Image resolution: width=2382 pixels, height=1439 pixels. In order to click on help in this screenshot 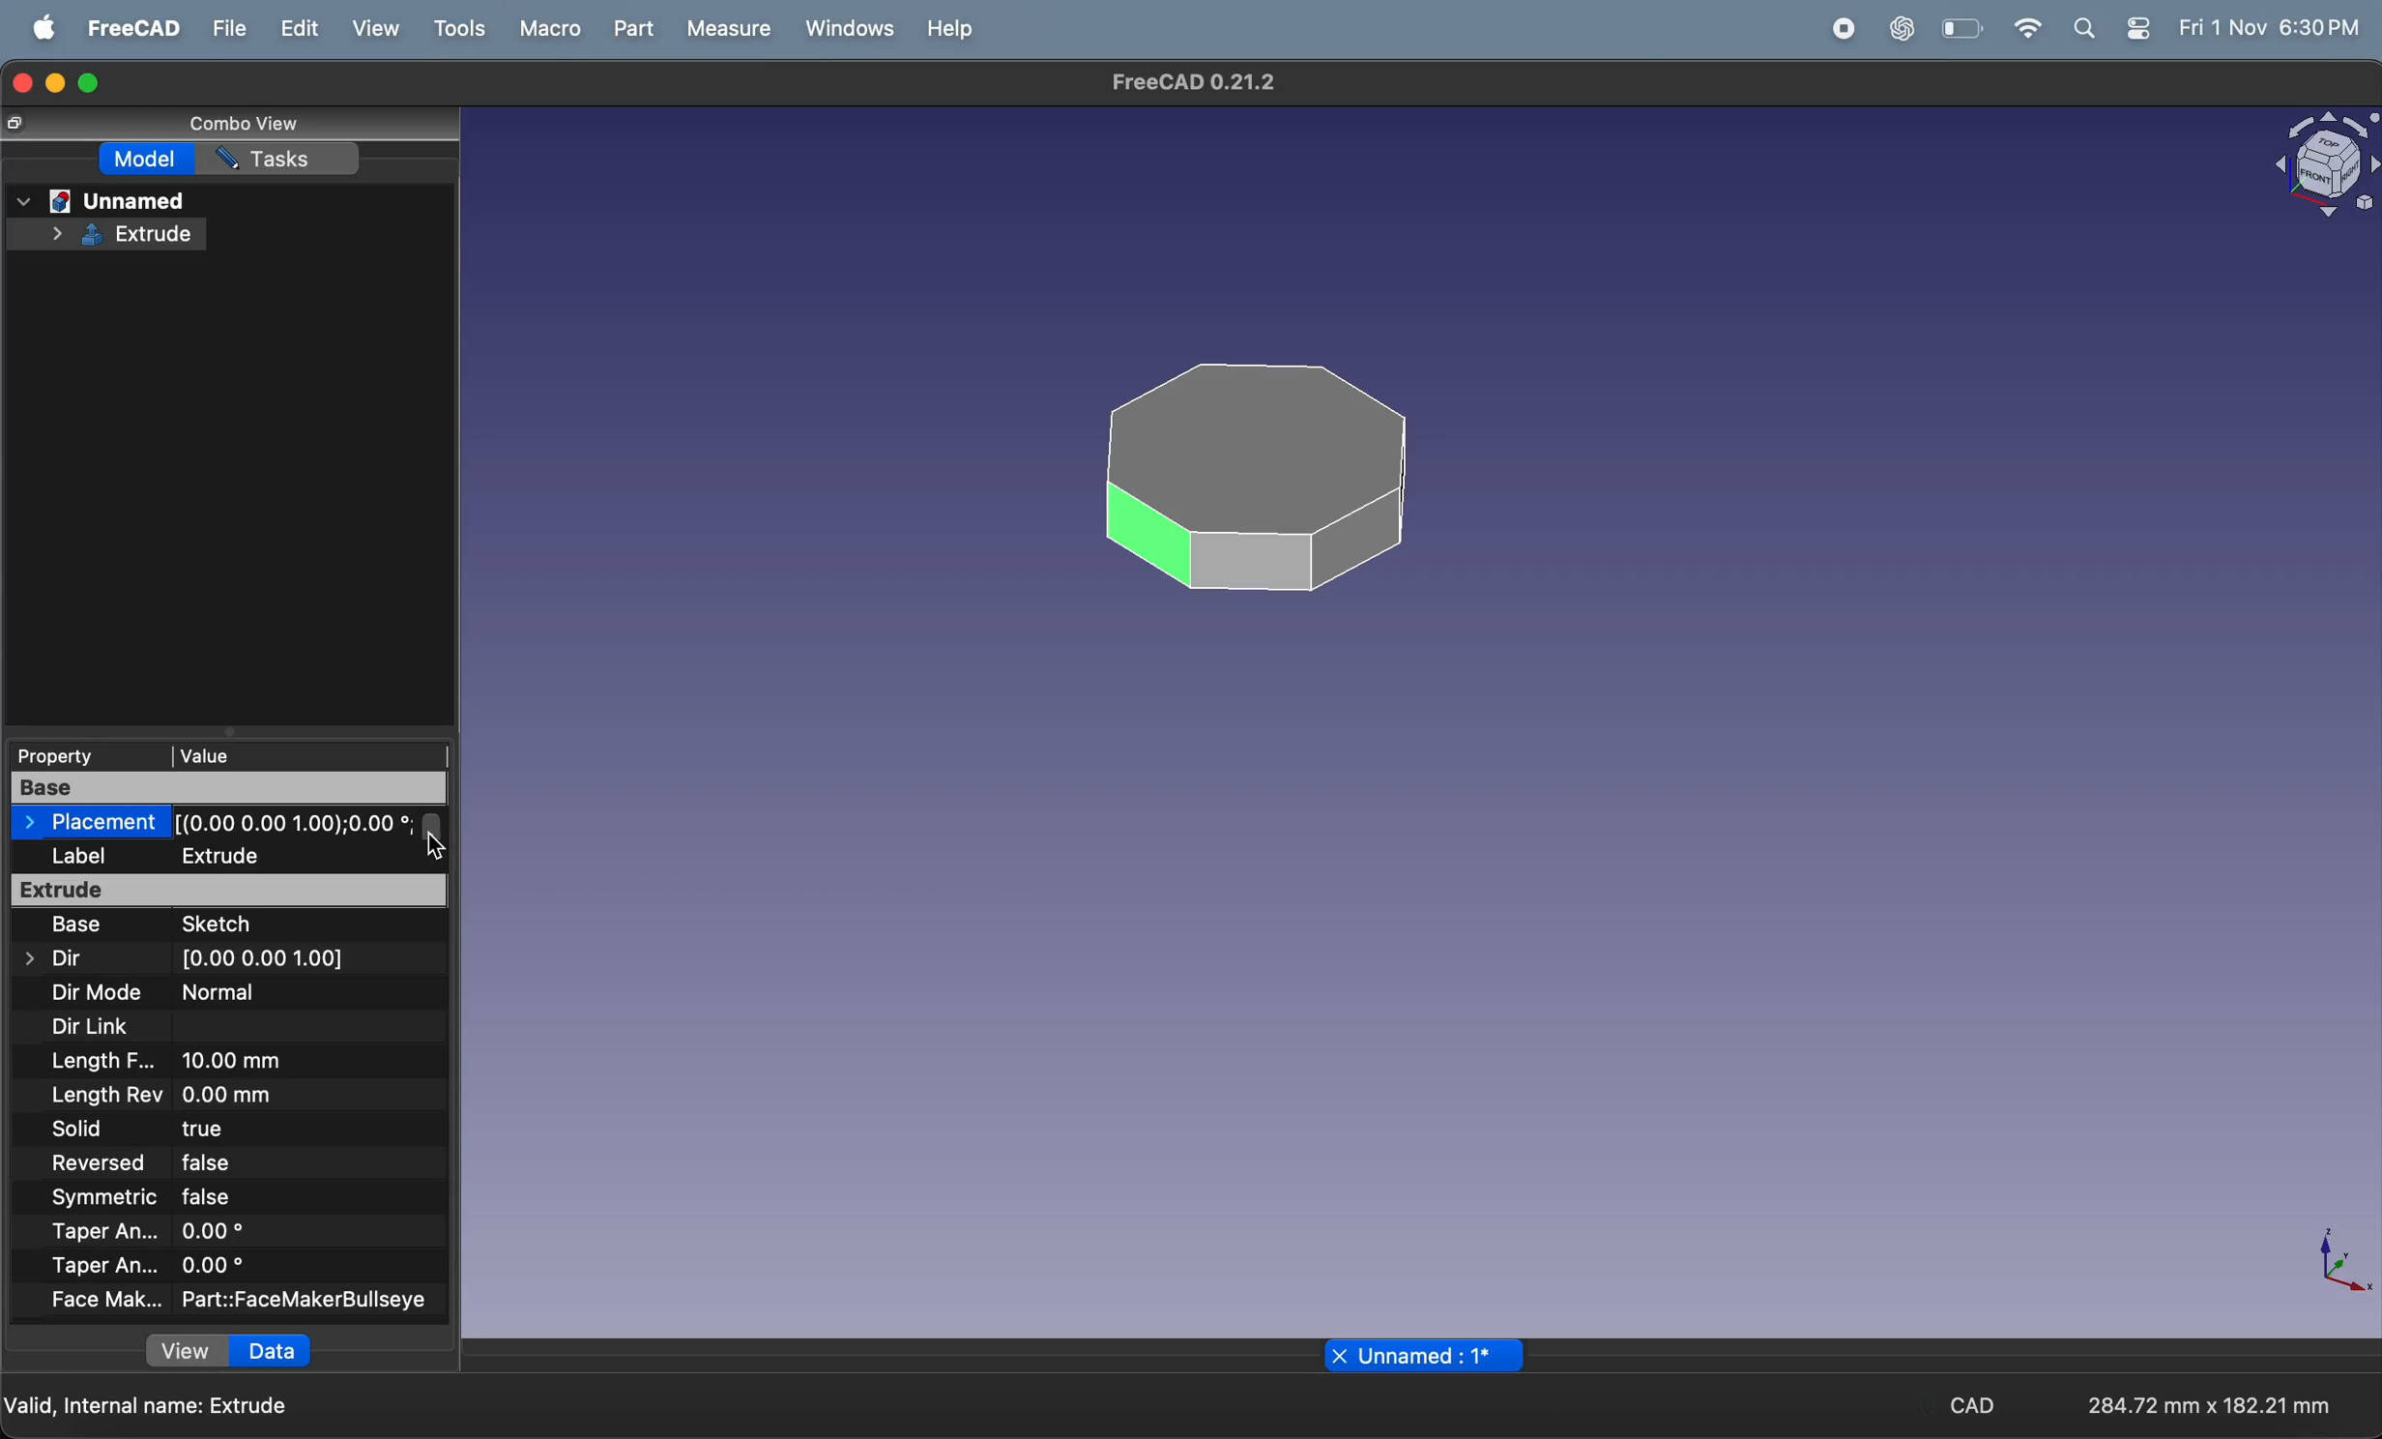, I will do `click(955, 28)`.